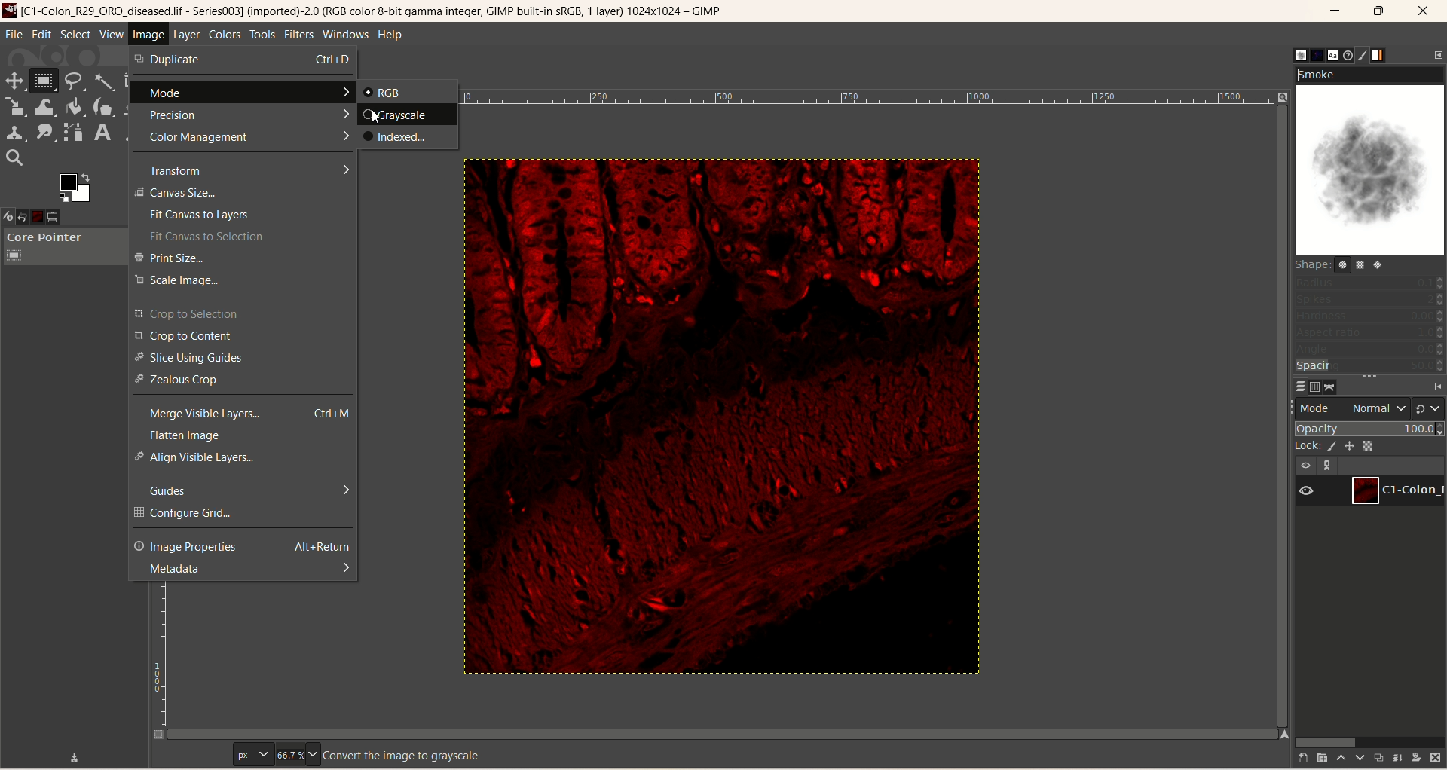 The image size is (1447, 770). What do you see at coordinates (1306, 466) in the screenshot?
I see `visibility` at bounding box center [1306, 466].